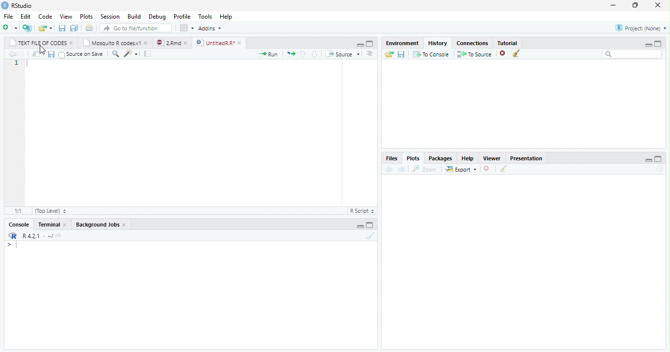  I want to click on project (none), so click(641, 27).